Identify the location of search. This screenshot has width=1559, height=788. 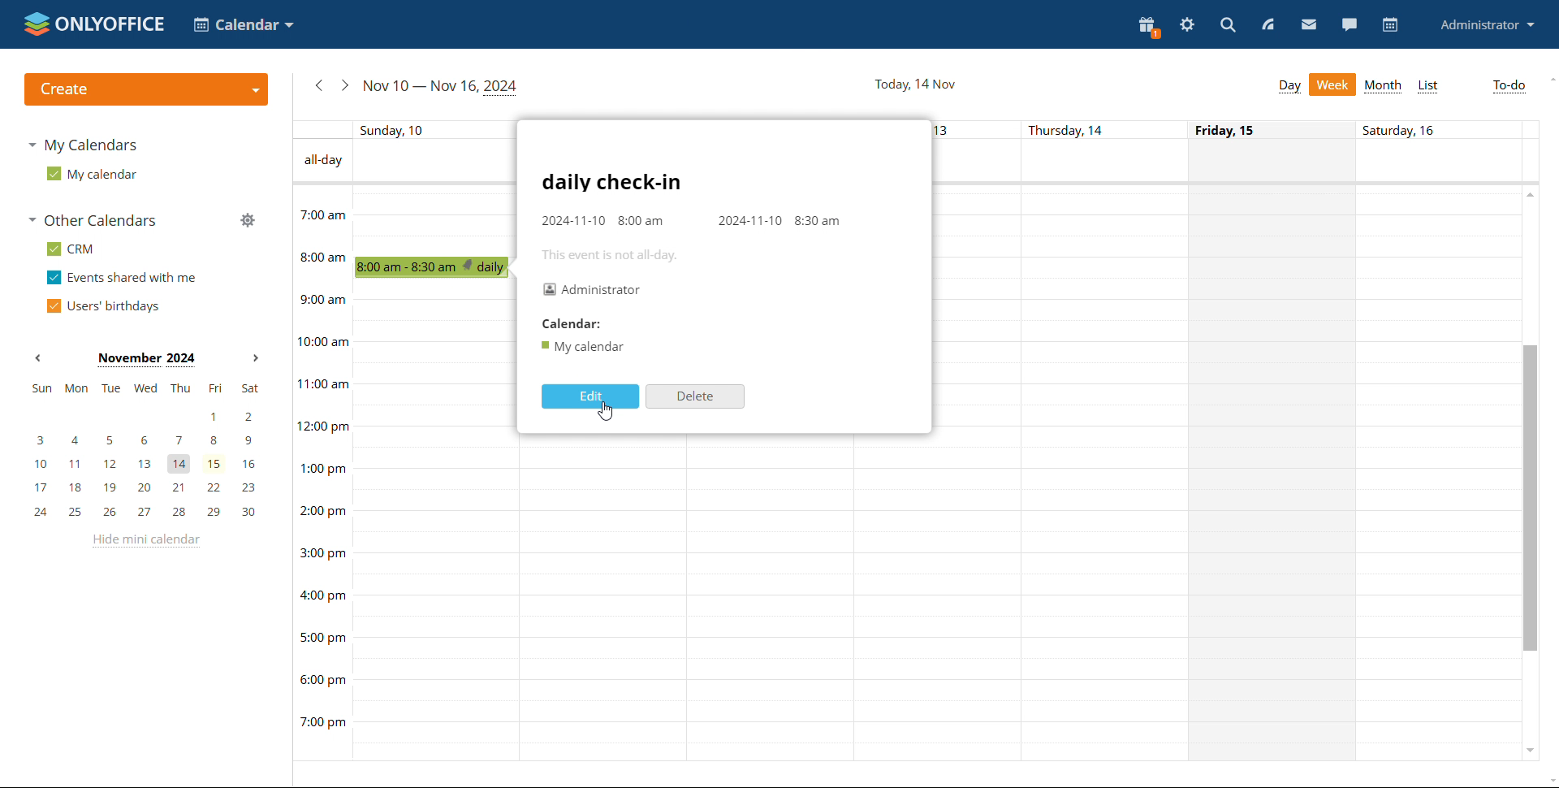
(1228, 24).